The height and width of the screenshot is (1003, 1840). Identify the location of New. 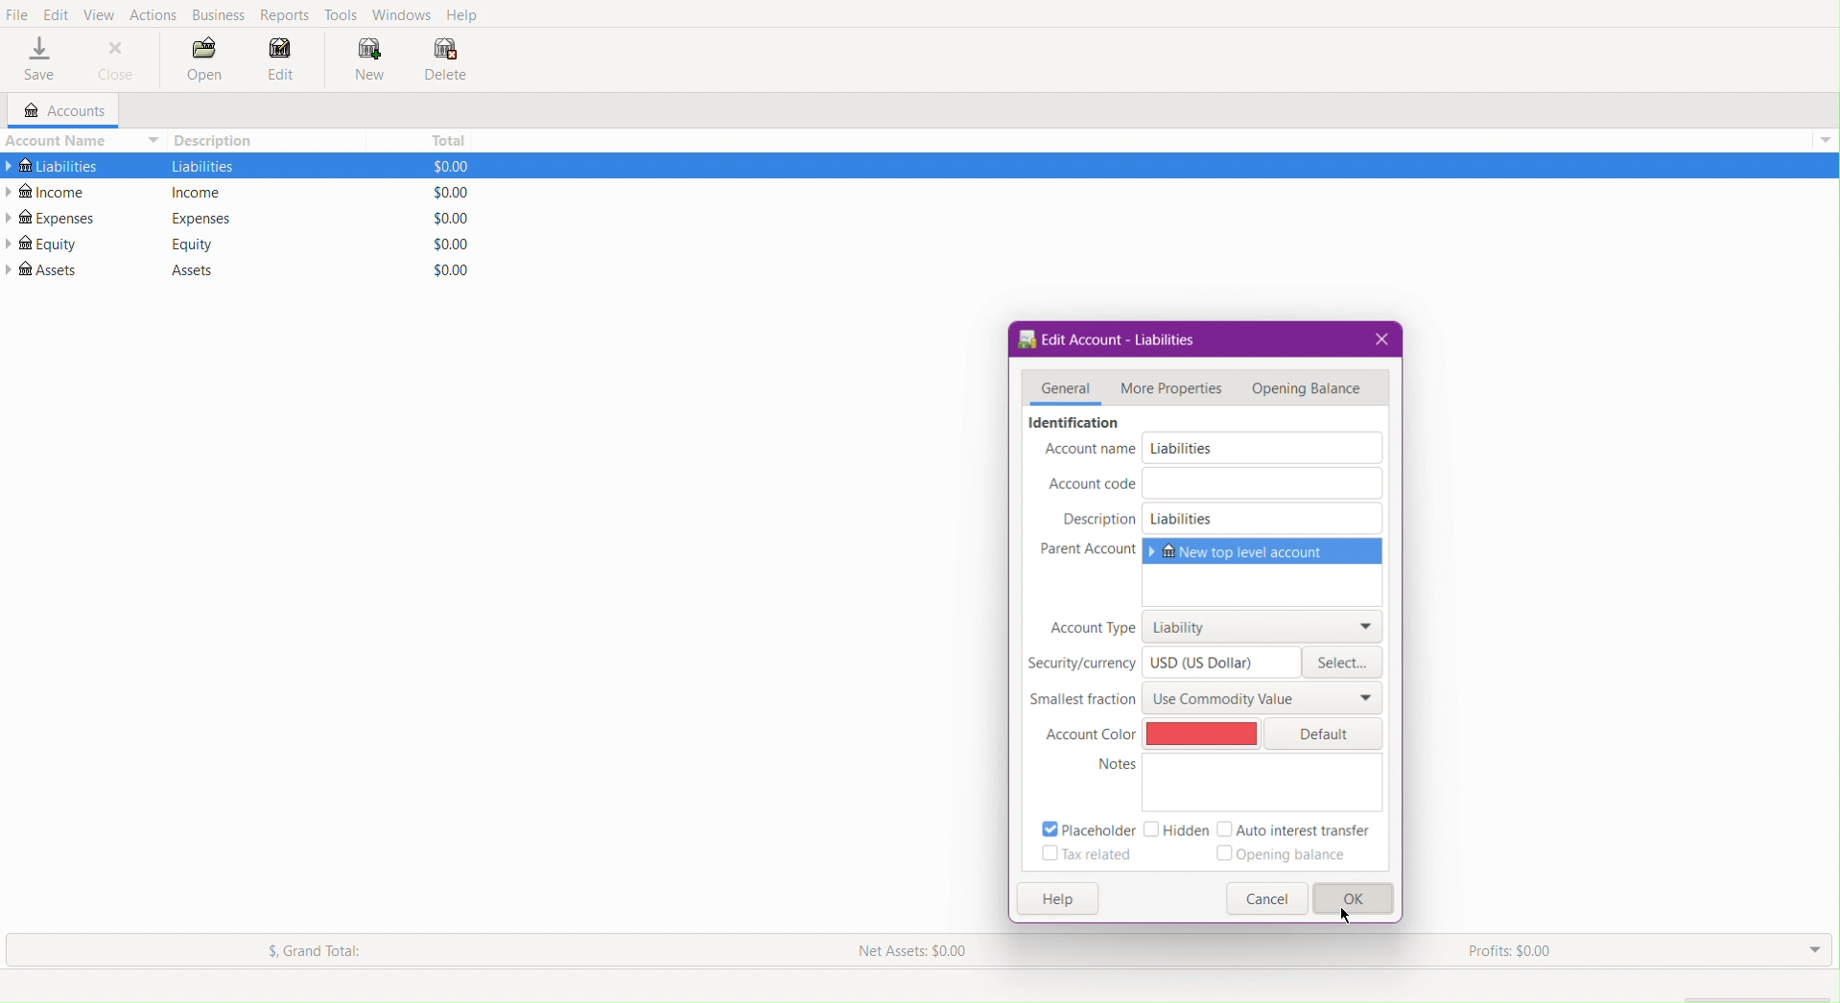
(361, 59).